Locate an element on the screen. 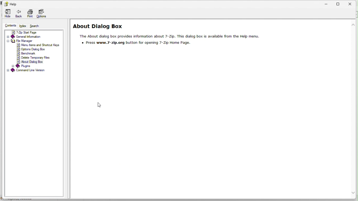 Image resolution: width=358 pixels, height=201 pixels. Search is located at coordinates (37, 25).